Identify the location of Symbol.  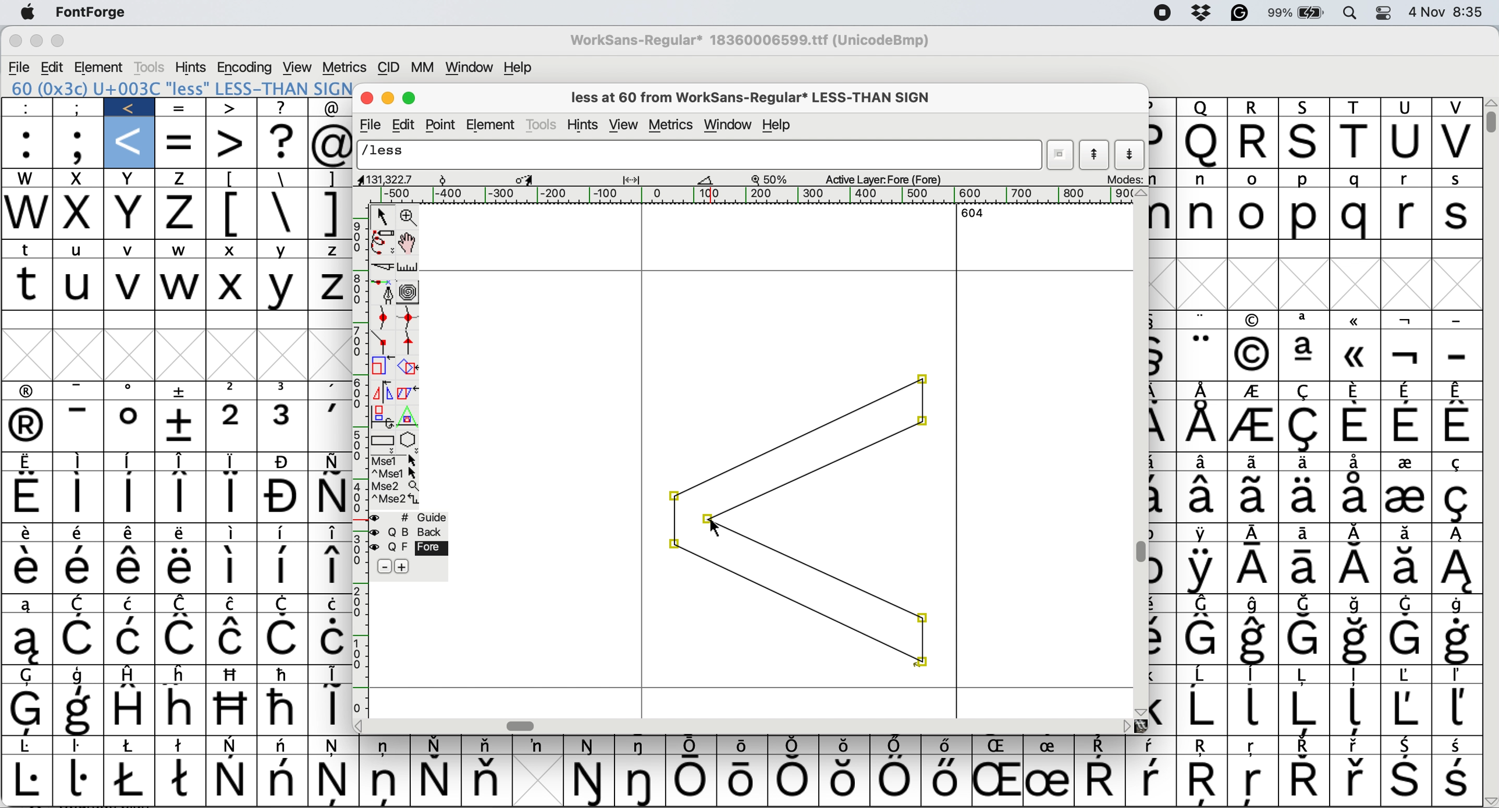
(130, 392).